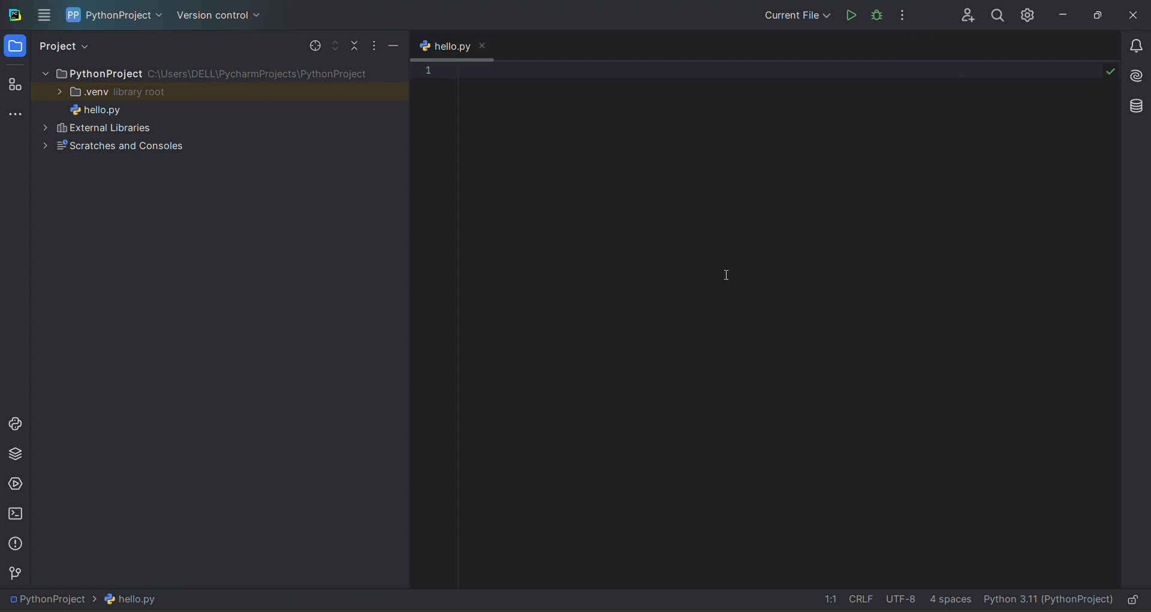 Image resolution: width=1151 pixels, height=612 pixels. I want to click on menu, so click(44, 14).